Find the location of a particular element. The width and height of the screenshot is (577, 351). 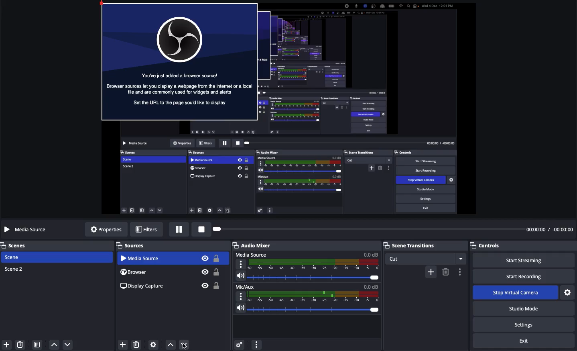

Properties is located at coordinates (106, 229).